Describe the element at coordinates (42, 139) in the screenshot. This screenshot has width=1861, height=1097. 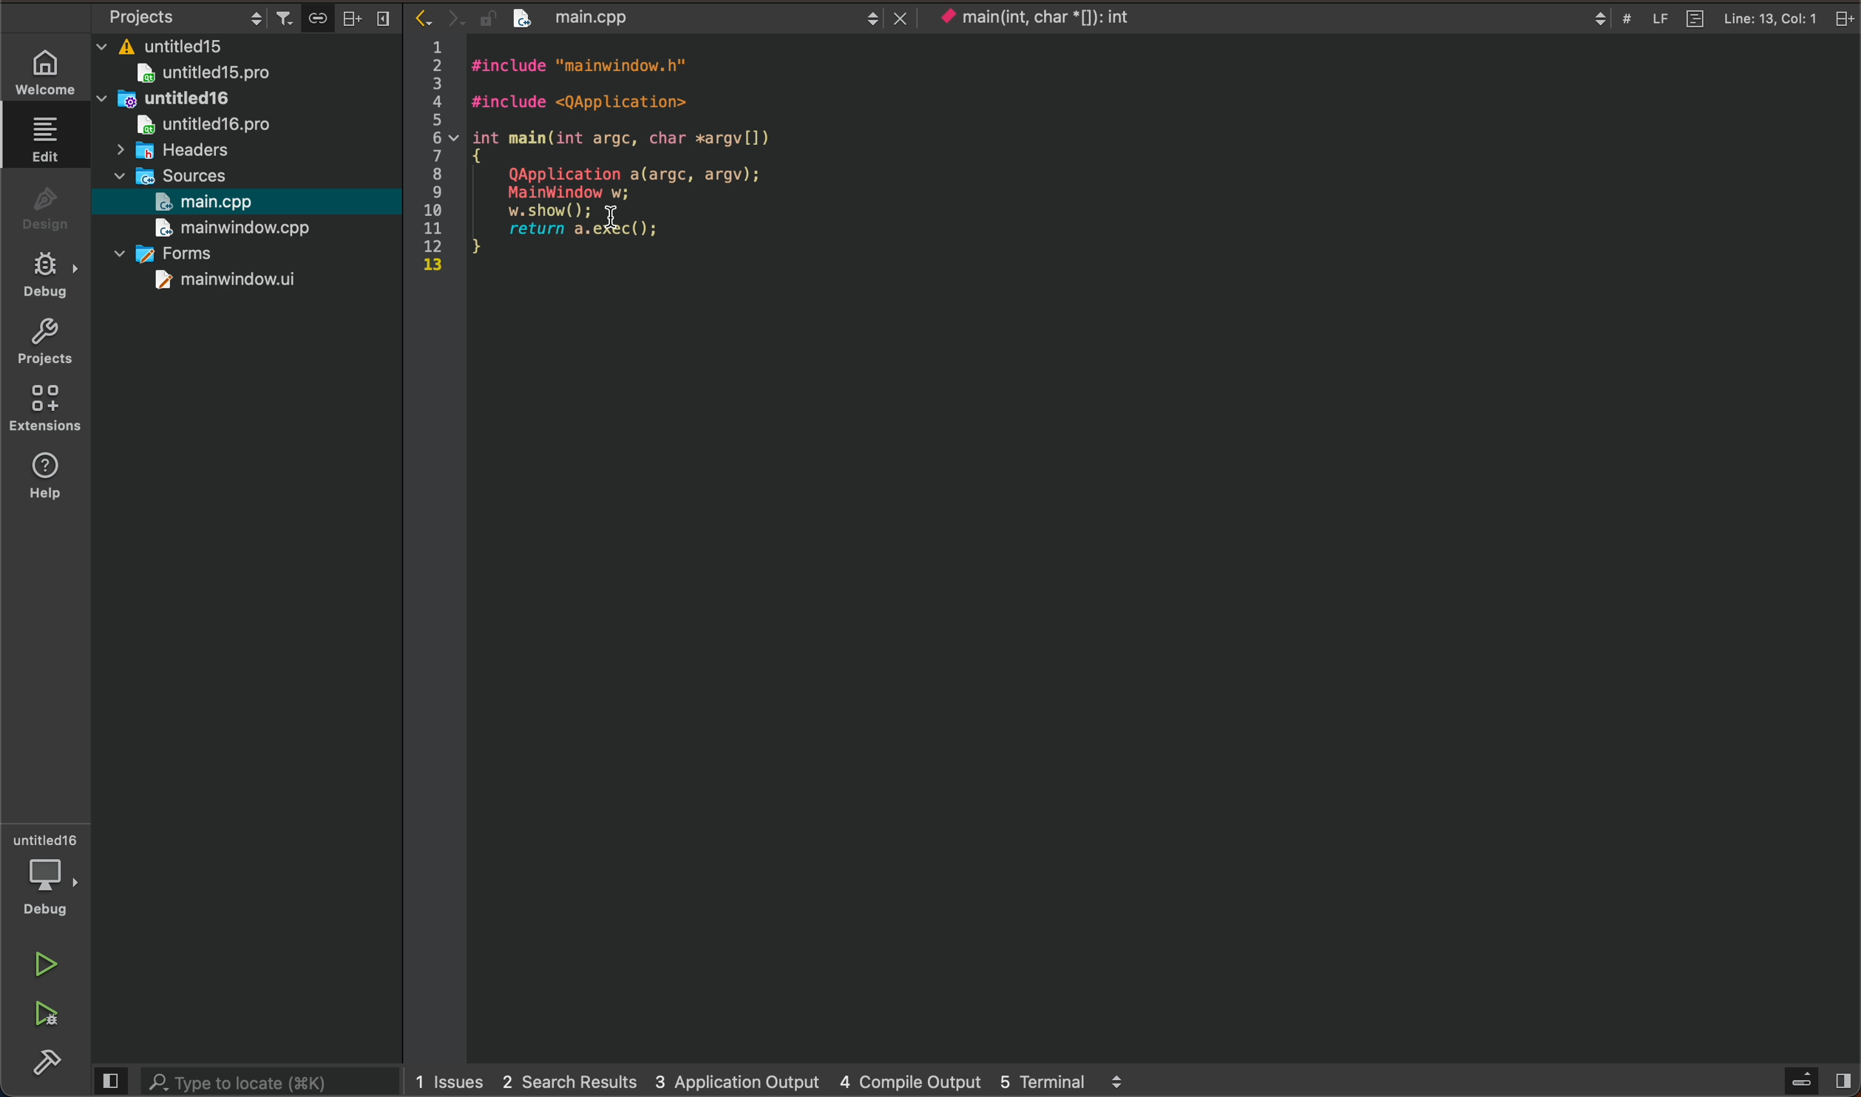
I see `edit` at that location.